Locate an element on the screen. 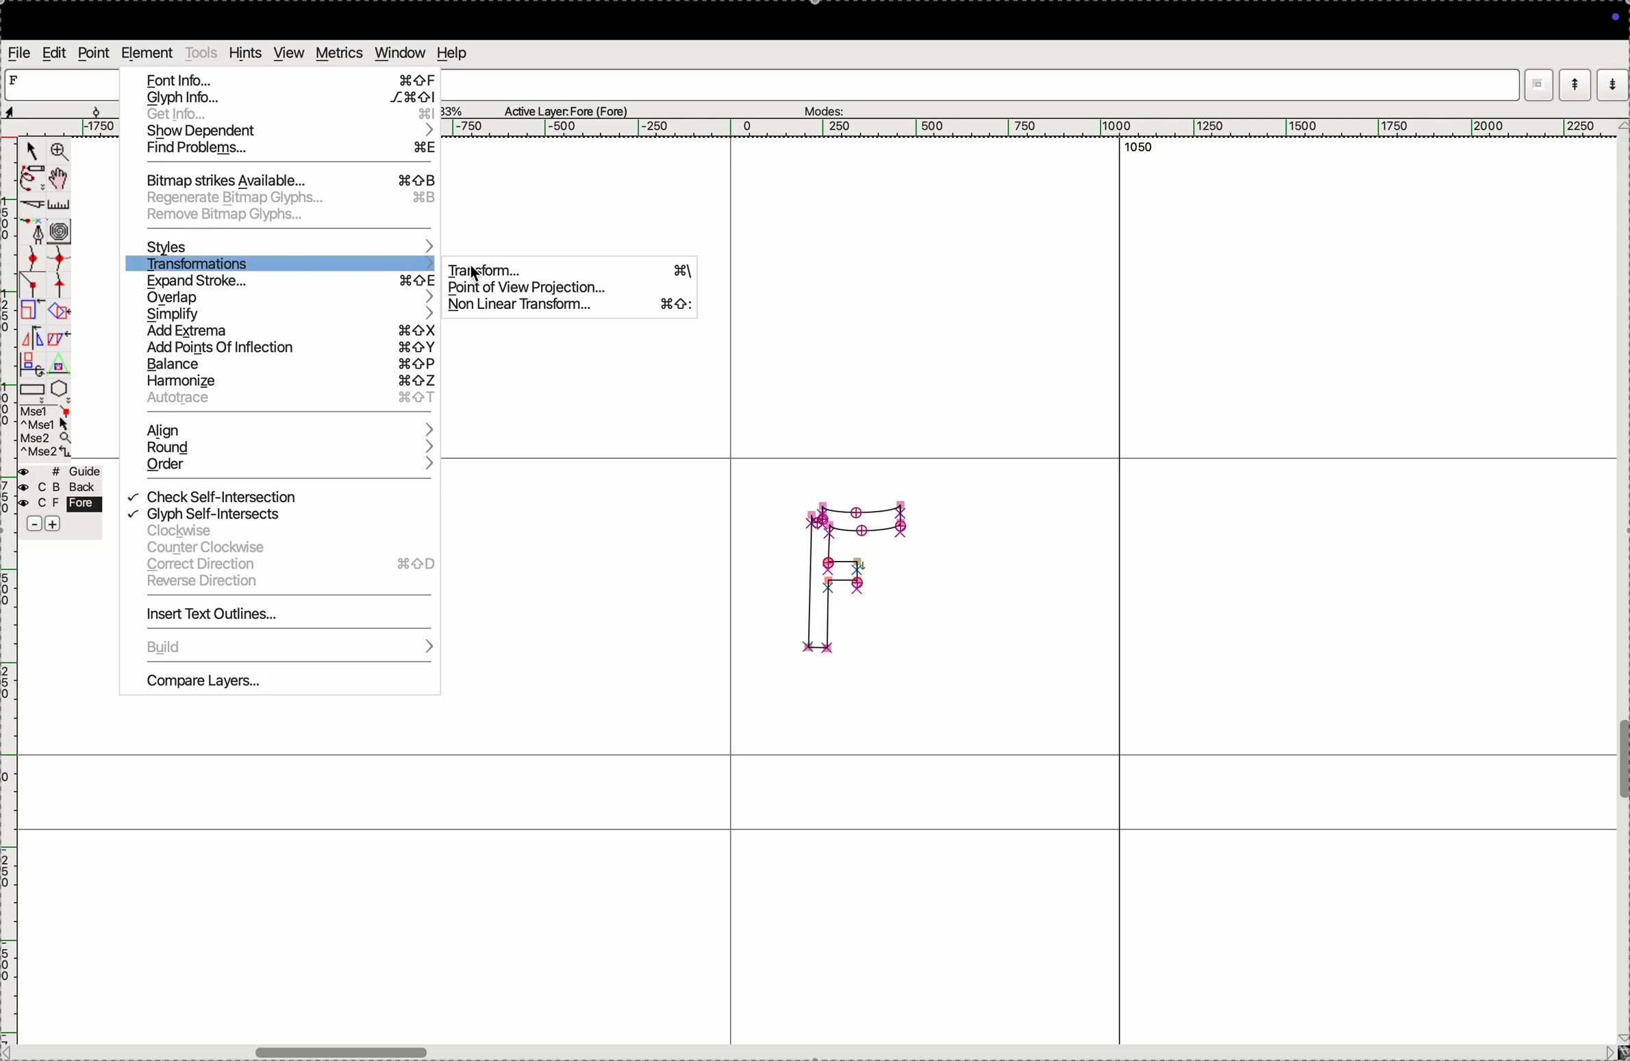 This screenshot has height=1061, width=1630. window mode is located at coordinates (1539, 86).